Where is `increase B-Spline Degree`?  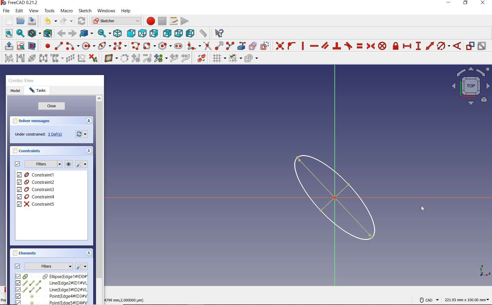
increase B-Spline Degree is located at coordinates (135, 58).